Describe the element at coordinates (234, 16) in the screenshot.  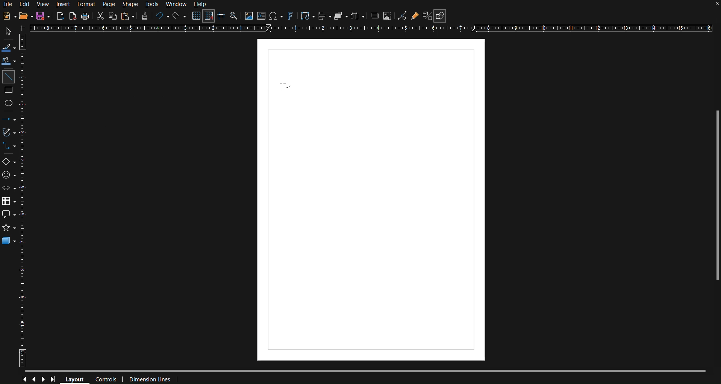
I see `Zoom and Pan` at that location.